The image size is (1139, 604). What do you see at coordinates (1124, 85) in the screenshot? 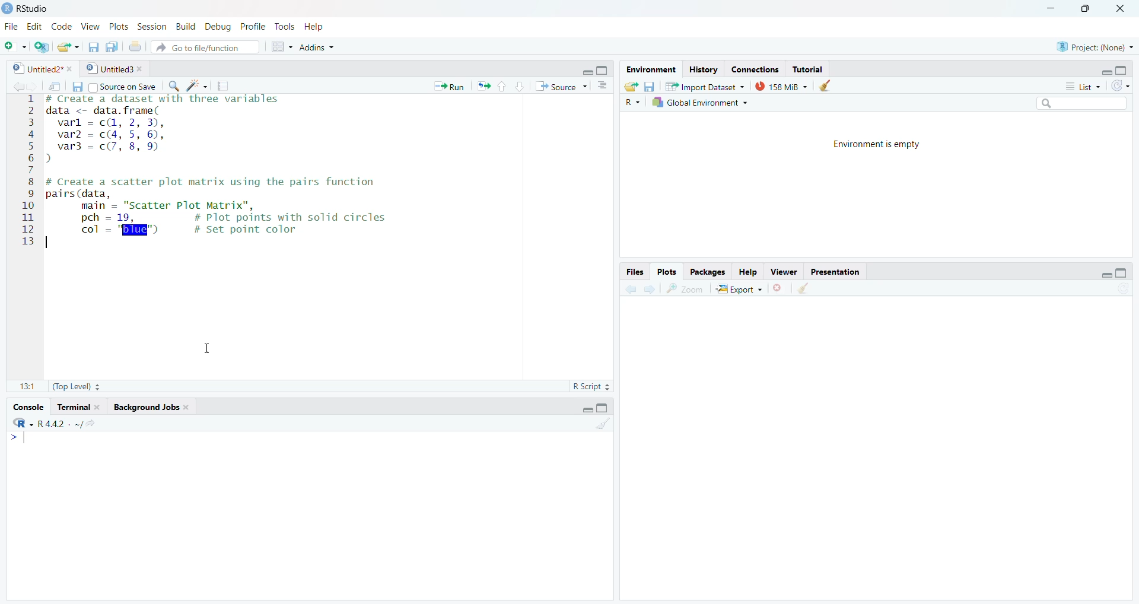
I see `Refresh` at bounding box center [1124, 85].